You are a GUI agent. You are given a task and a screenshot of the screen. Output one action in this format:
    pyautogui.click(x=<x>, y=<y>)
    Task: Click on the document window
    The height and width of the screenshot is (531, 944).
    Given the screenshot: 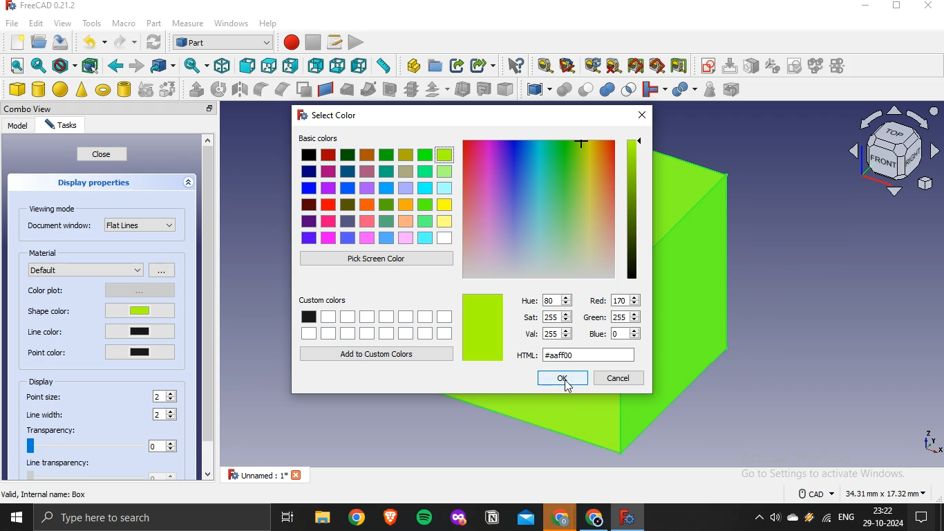 What is the action you would take?
    pyautogui.click(x=102, y=224)
    